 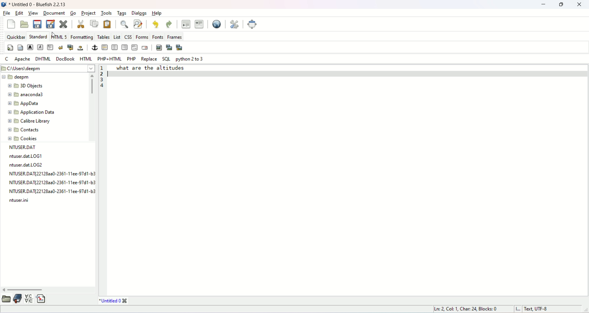 What do you see at coordinates (125, 24) in the screenshot?
I see `show find bar` at bounding box center [125, 24].